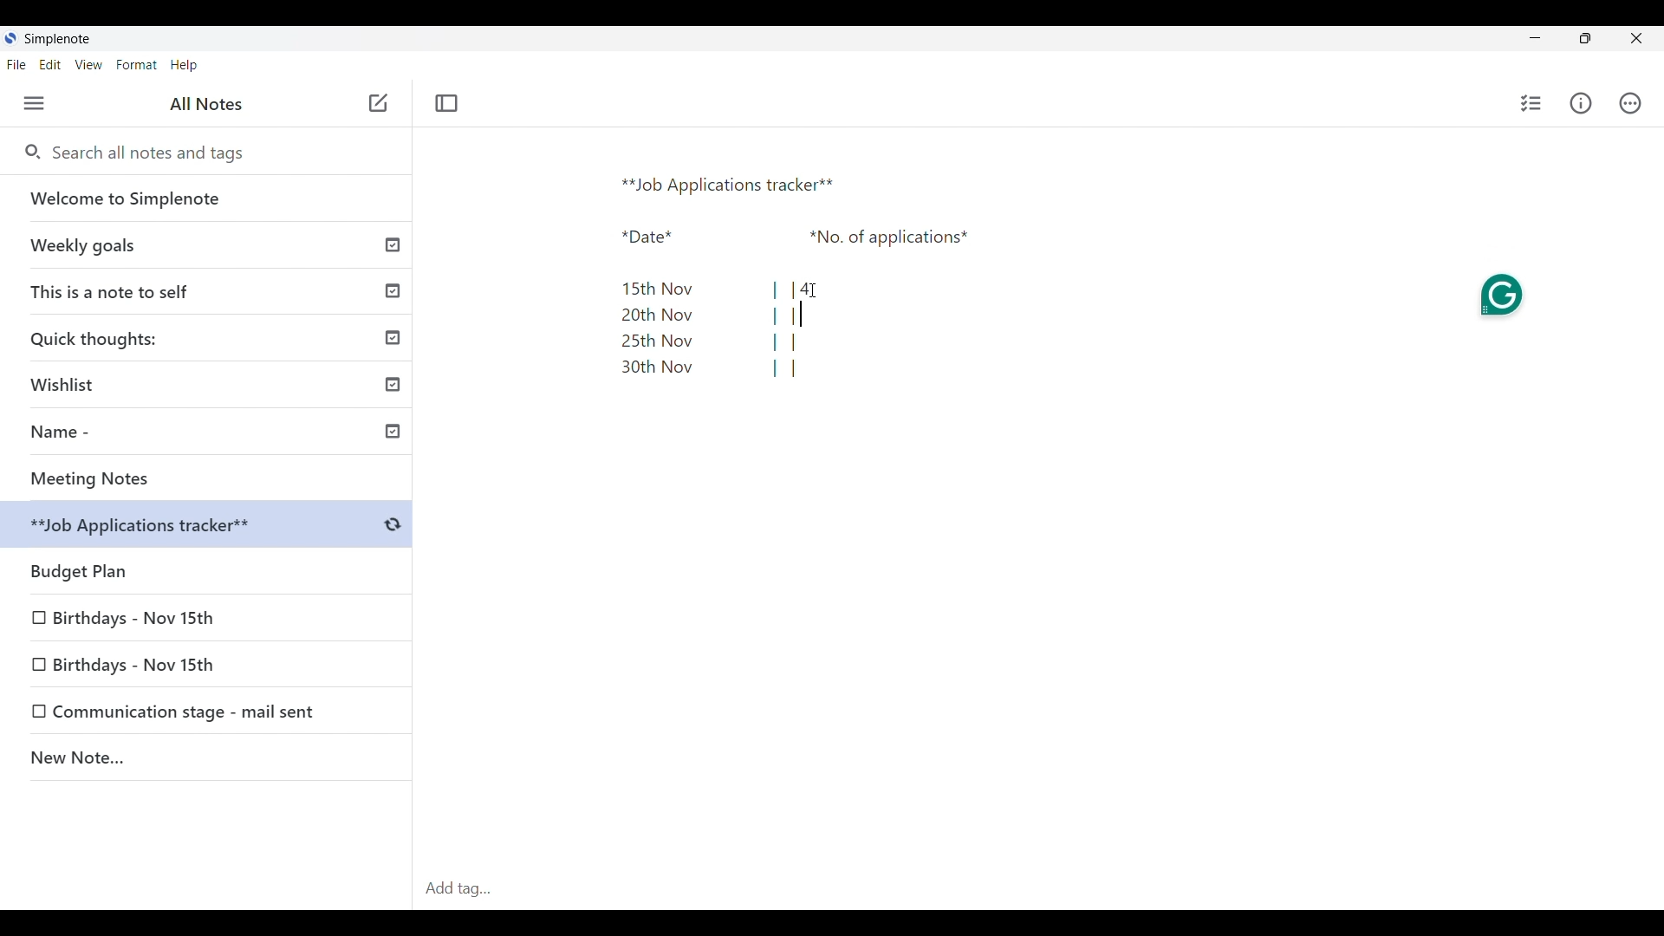 The height and width of the screenshot is (936, 1664). What do you see at coordinates (815, 287) in the screenshot?
I see `Cursor` at bounding box center [815, 287].